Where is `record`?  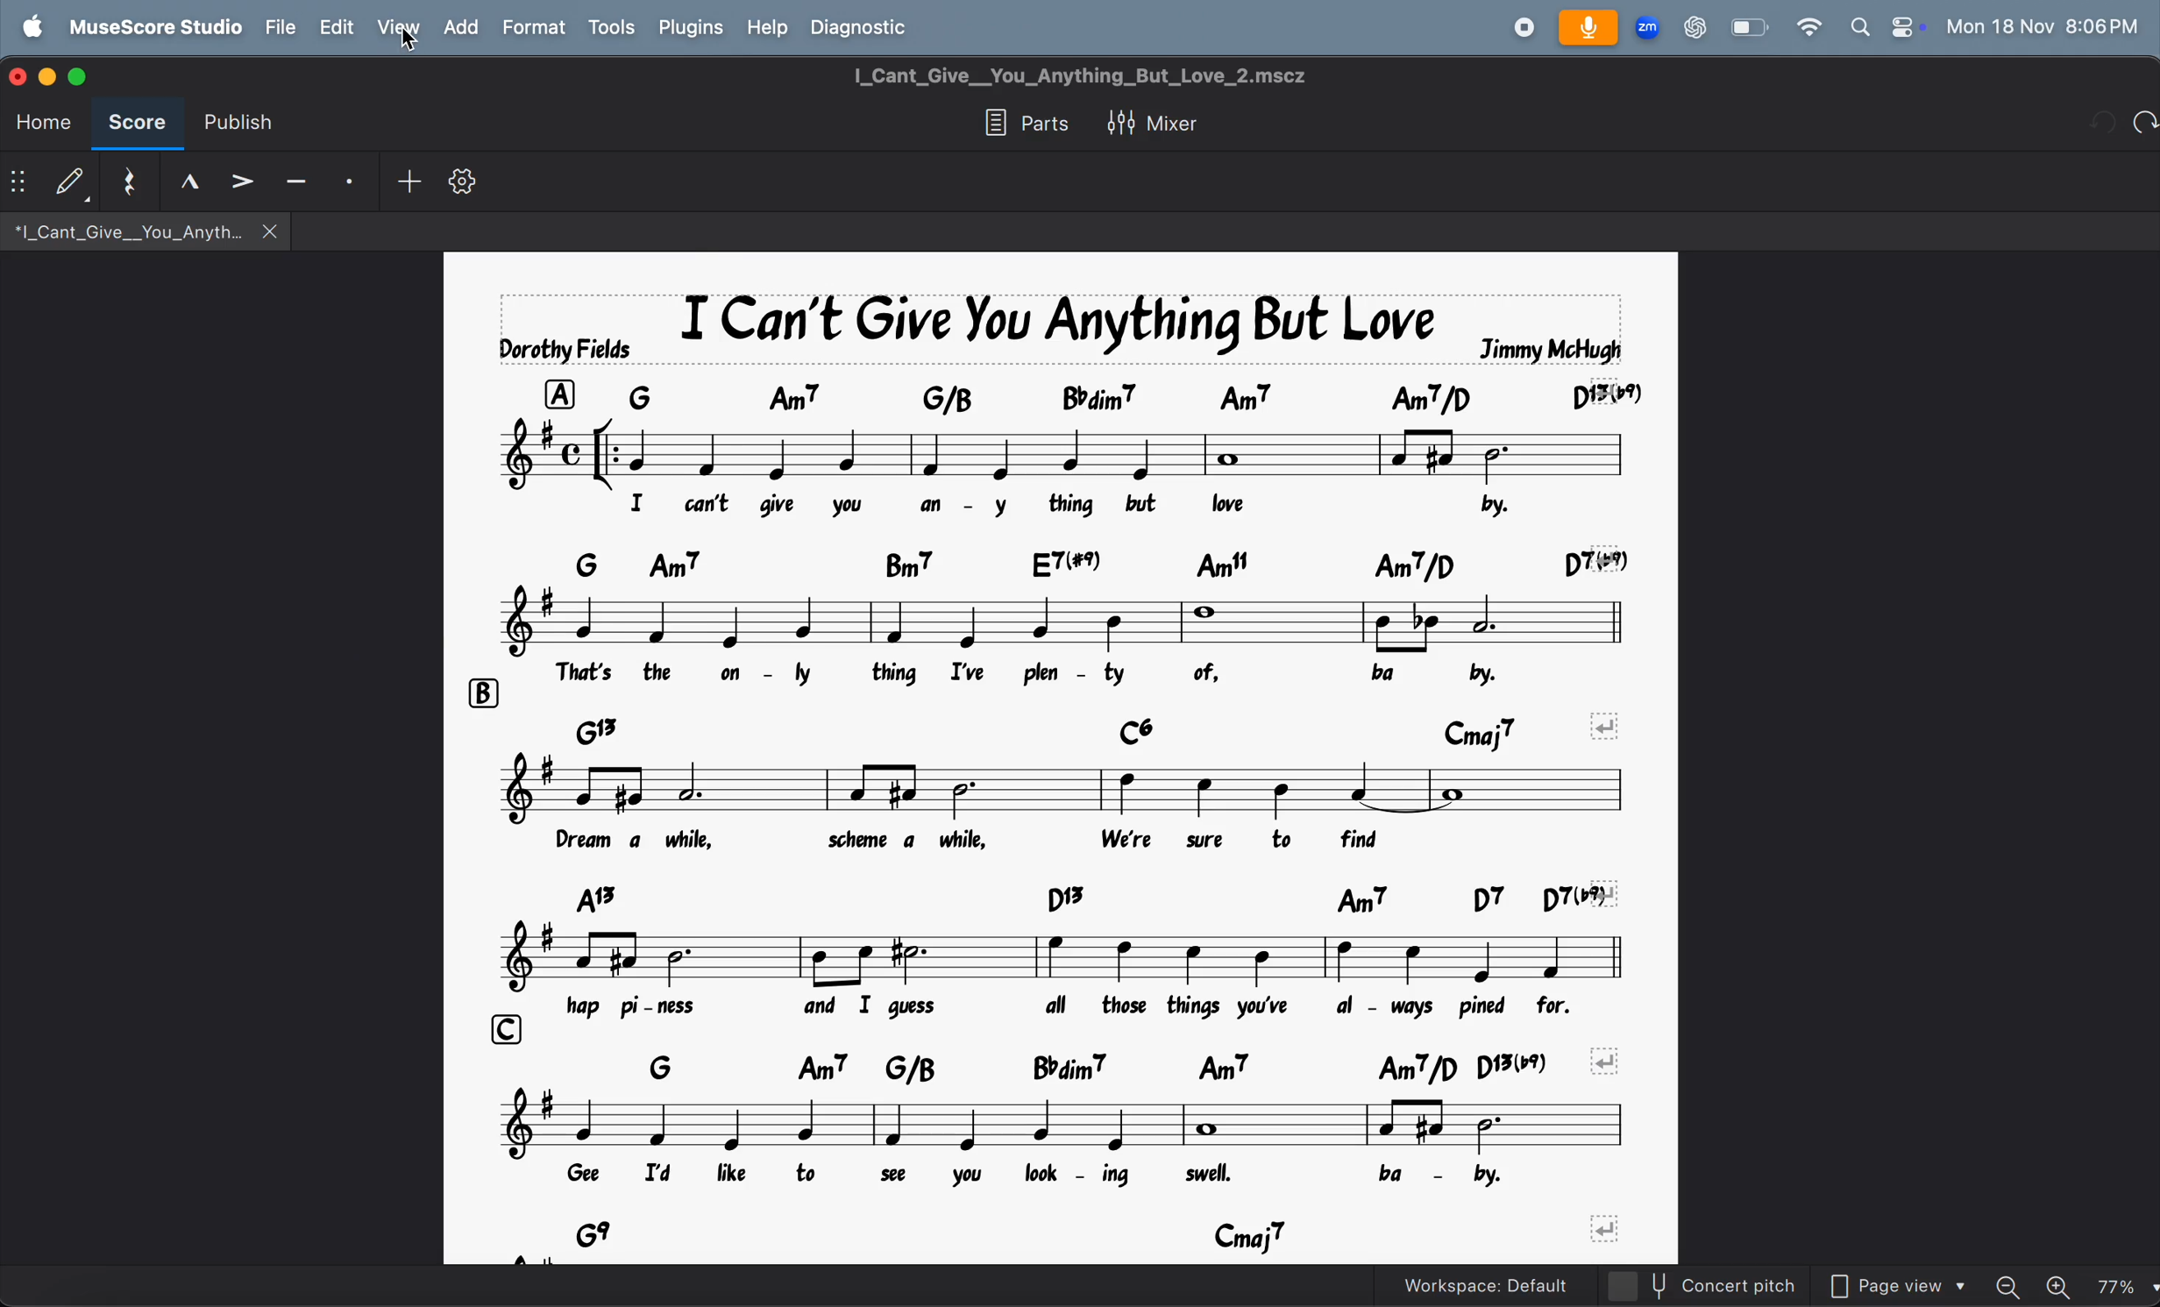
record is located at coordinates (1519, 26).